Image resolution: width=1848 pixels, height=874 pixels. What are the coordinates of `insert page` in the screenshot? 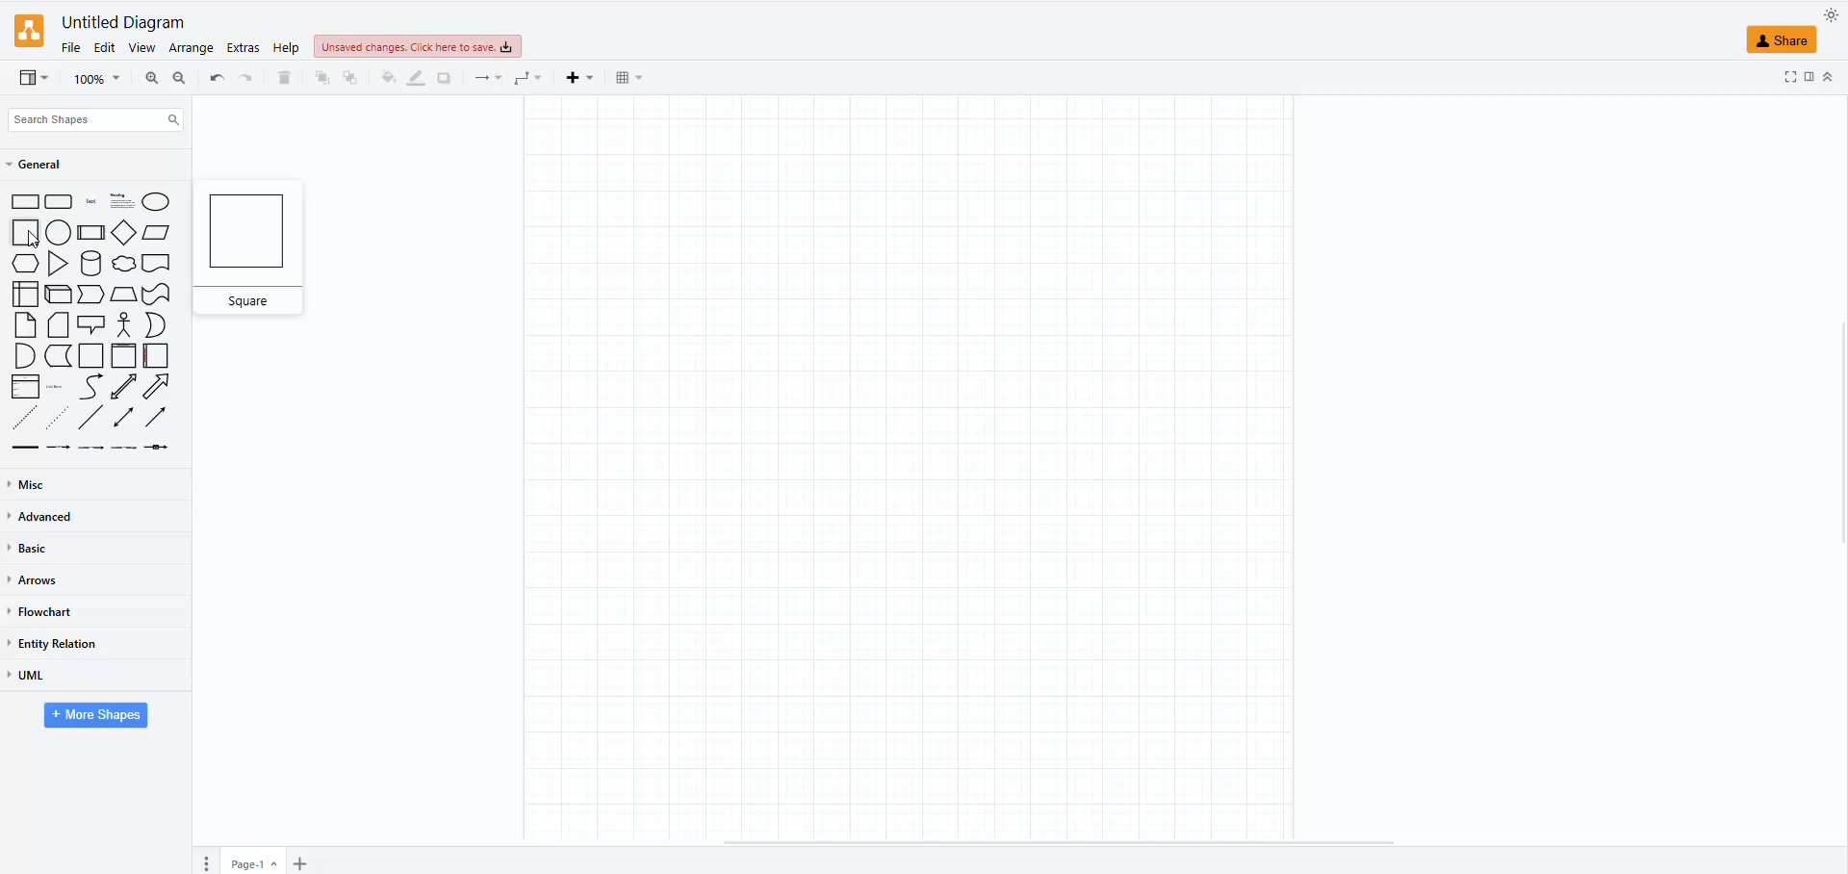 It's located at (298, 863).